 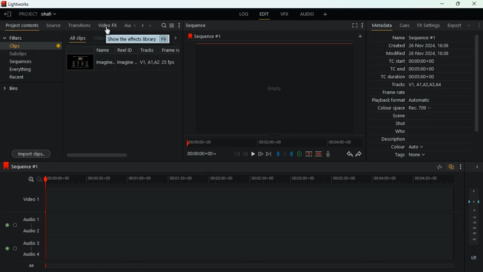 I want to click on rewind, so click(x=245, y=154).